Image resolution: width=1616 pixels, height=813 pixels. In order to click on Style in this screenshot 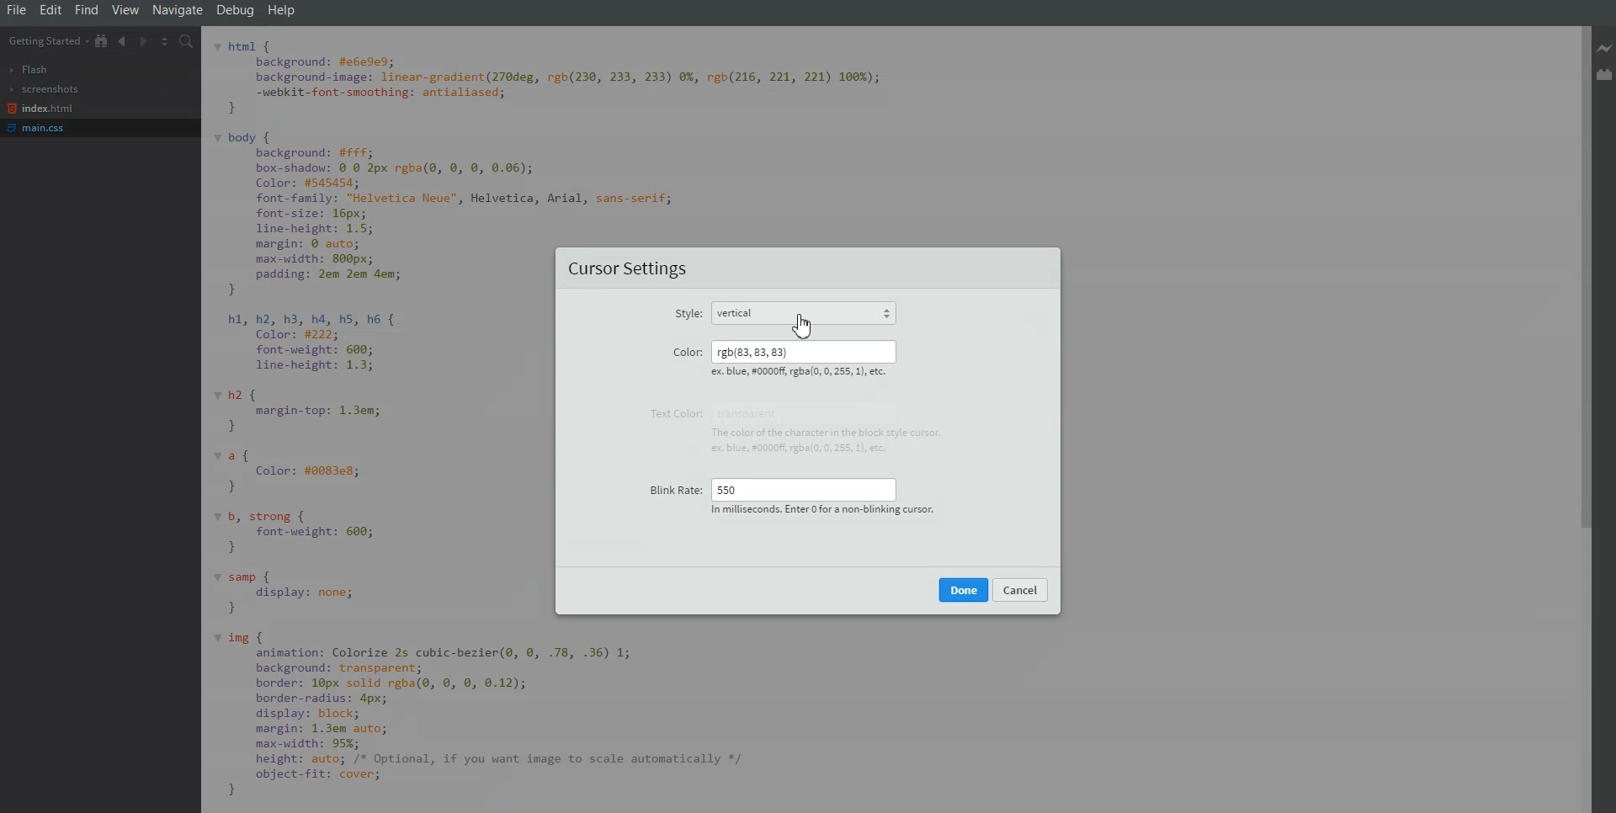, I will do `click(687, 316)`.